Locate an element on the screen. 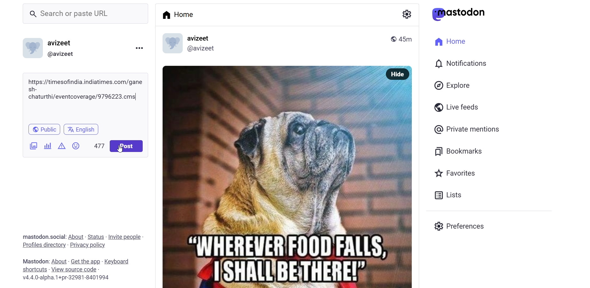 This screenshot has height=288, width=590. a is located at coordinates (406, 14).